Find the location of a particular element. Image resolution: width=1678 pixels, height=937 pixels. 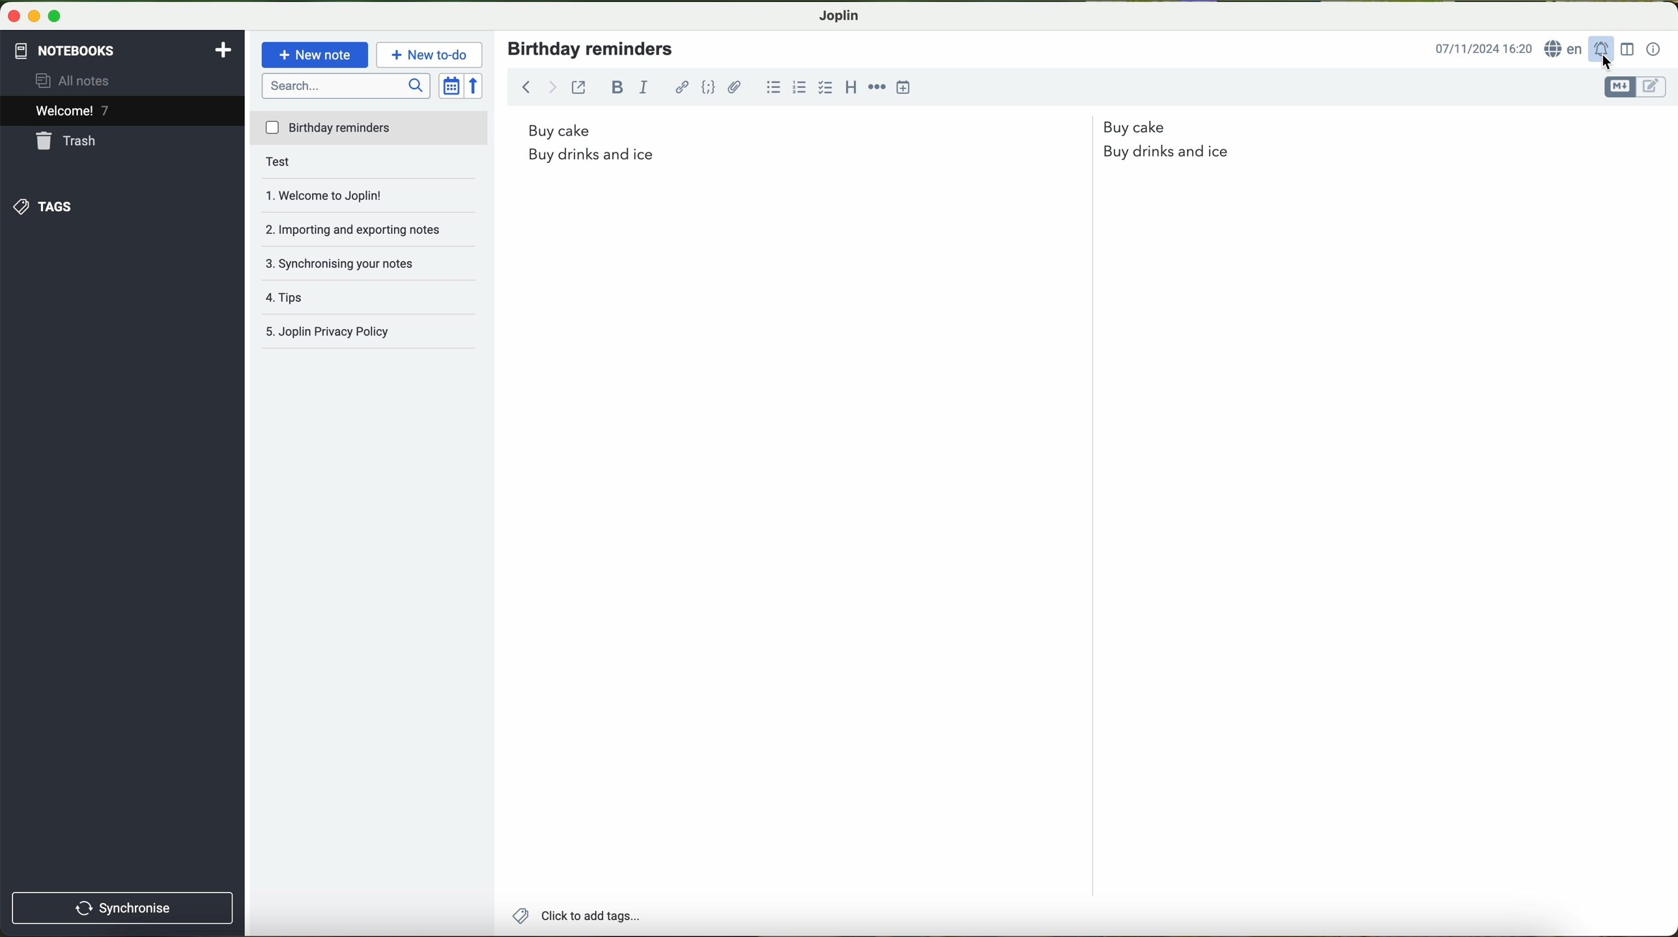

screen buttons is located at coordinates (38, 15).